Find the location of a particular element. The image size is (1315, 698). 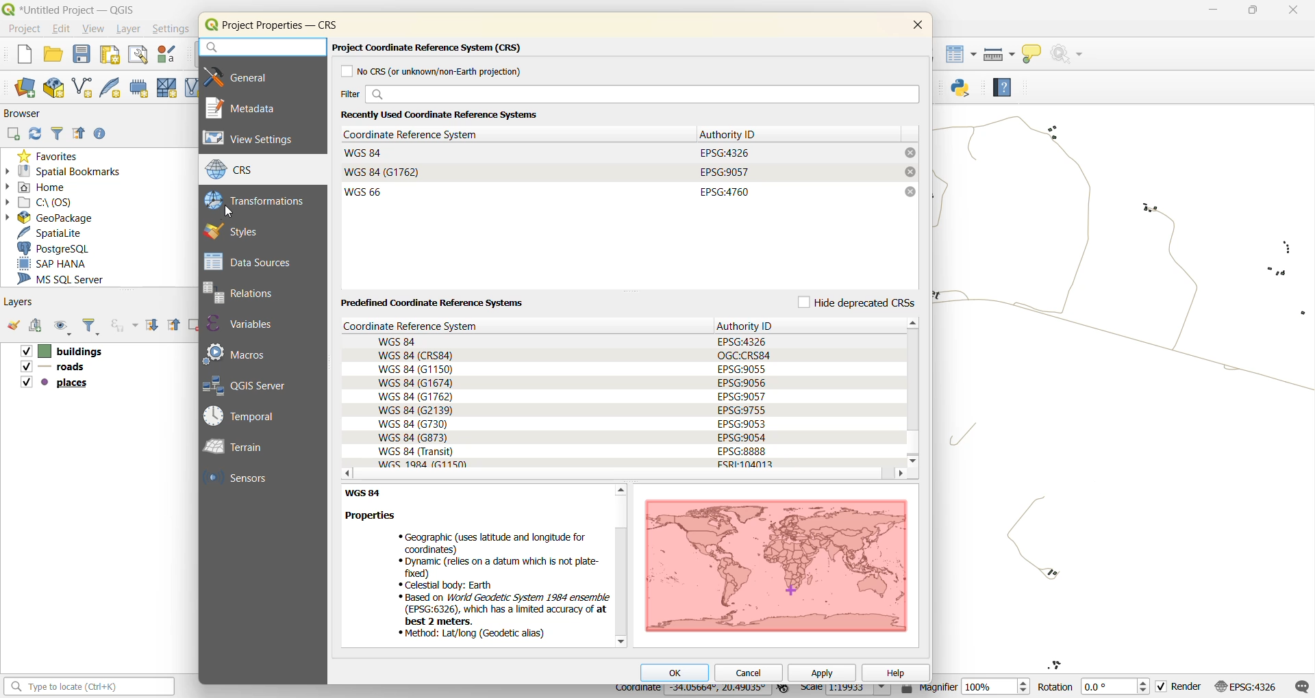

data sources is located at coordinates (251, 261).